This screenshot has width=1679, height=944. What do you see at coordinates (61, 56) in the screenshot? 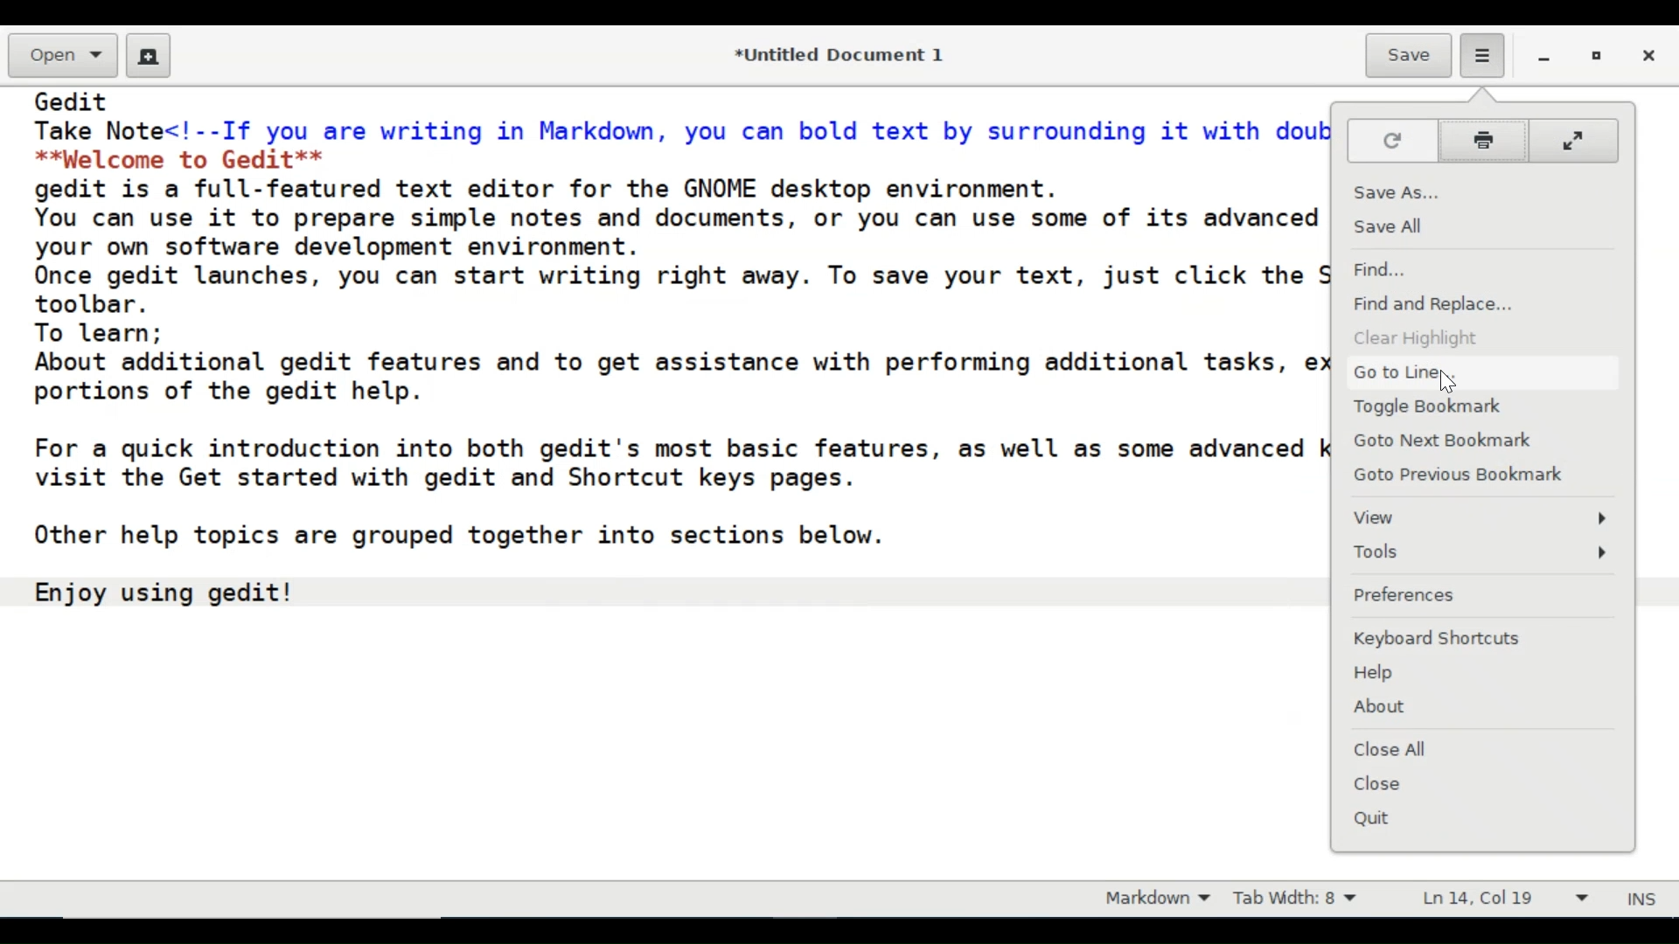
I see `Open` at bounding box center [61, 56].